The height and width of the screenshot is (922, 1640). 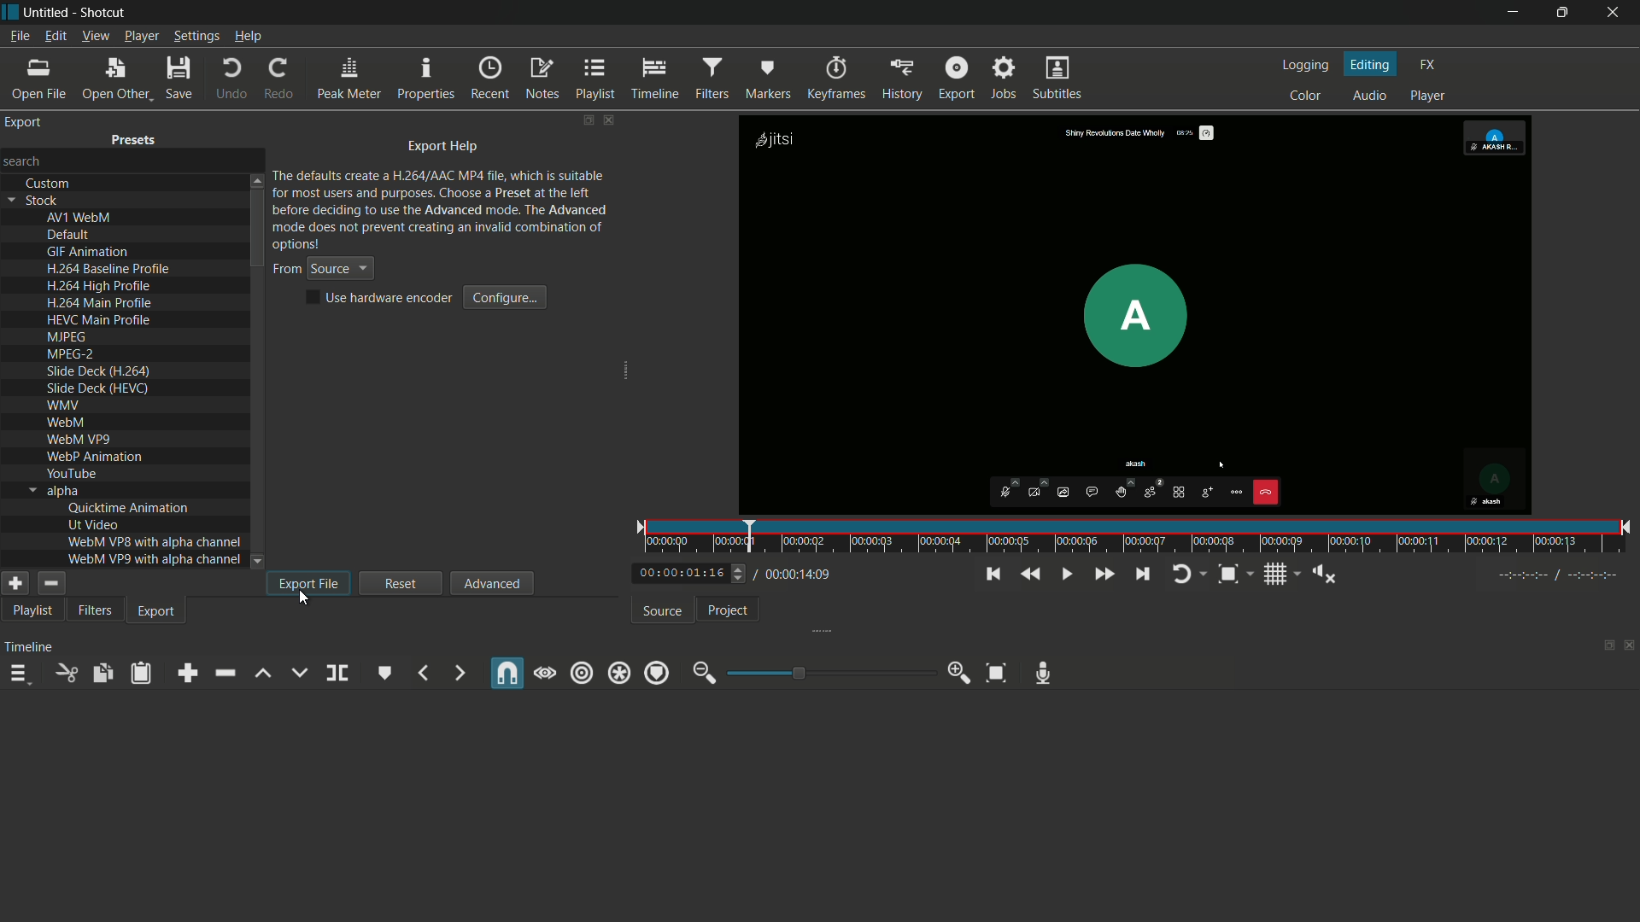 I want to click on text, so click(x=67, y=336).